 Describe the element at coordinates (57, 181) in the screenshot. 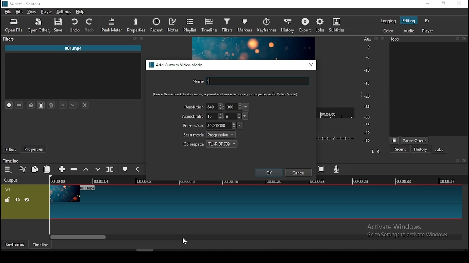

I see `00:00:00` at that location.